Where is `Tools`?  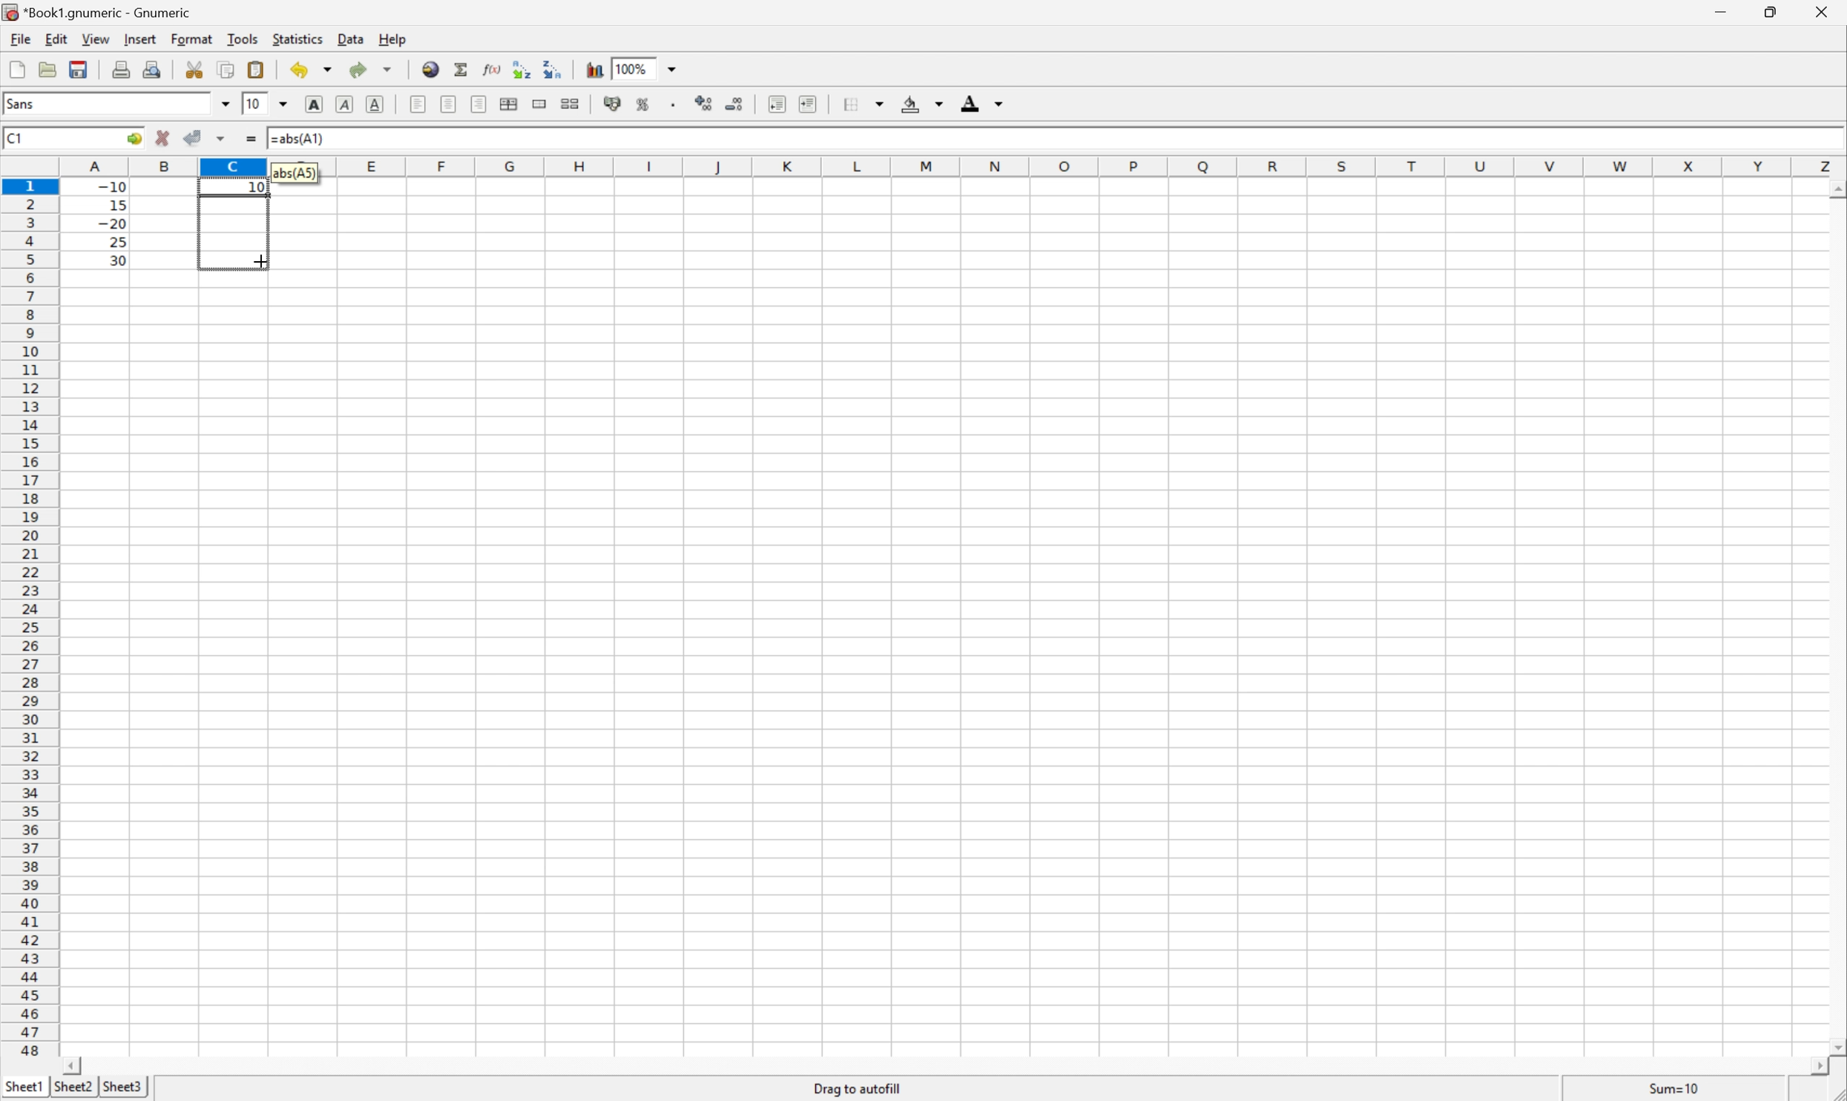 Tools is located at coordinates (244, 38).